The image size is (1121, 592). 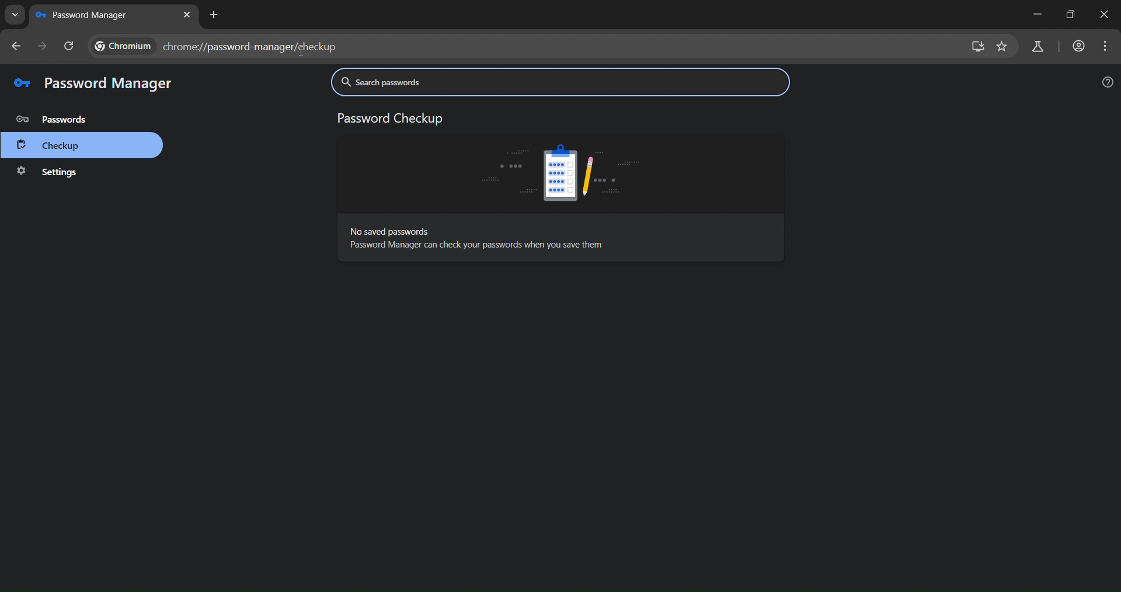 What do you see at coordinates (980, 48) in the screenshot?
I see `install` at bounding box center [980, 48].